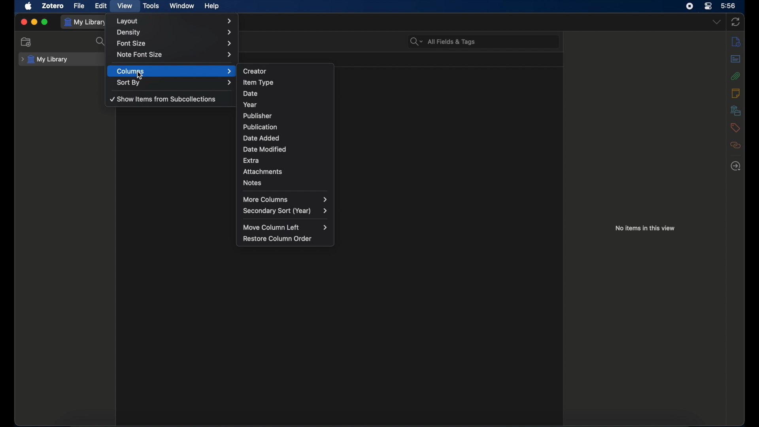 The image size is (759, 427). What do you see at coordinates (645, 228) in the screenshot?
I see `no item in this view` at bounding box center [645, 228].